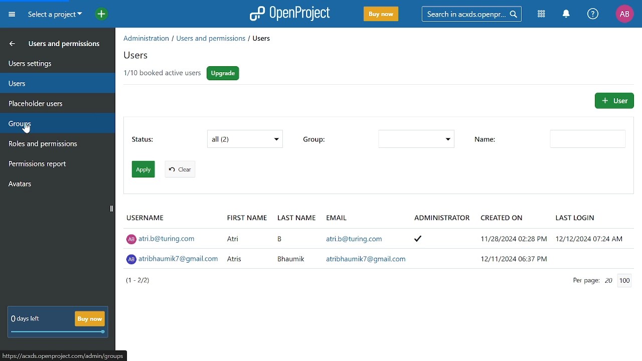 This screenshot has width=642, height=361. What do you see at coordinates (54, 165) in the screenshot?
I see `permission report` at bounding box center [54, 165].